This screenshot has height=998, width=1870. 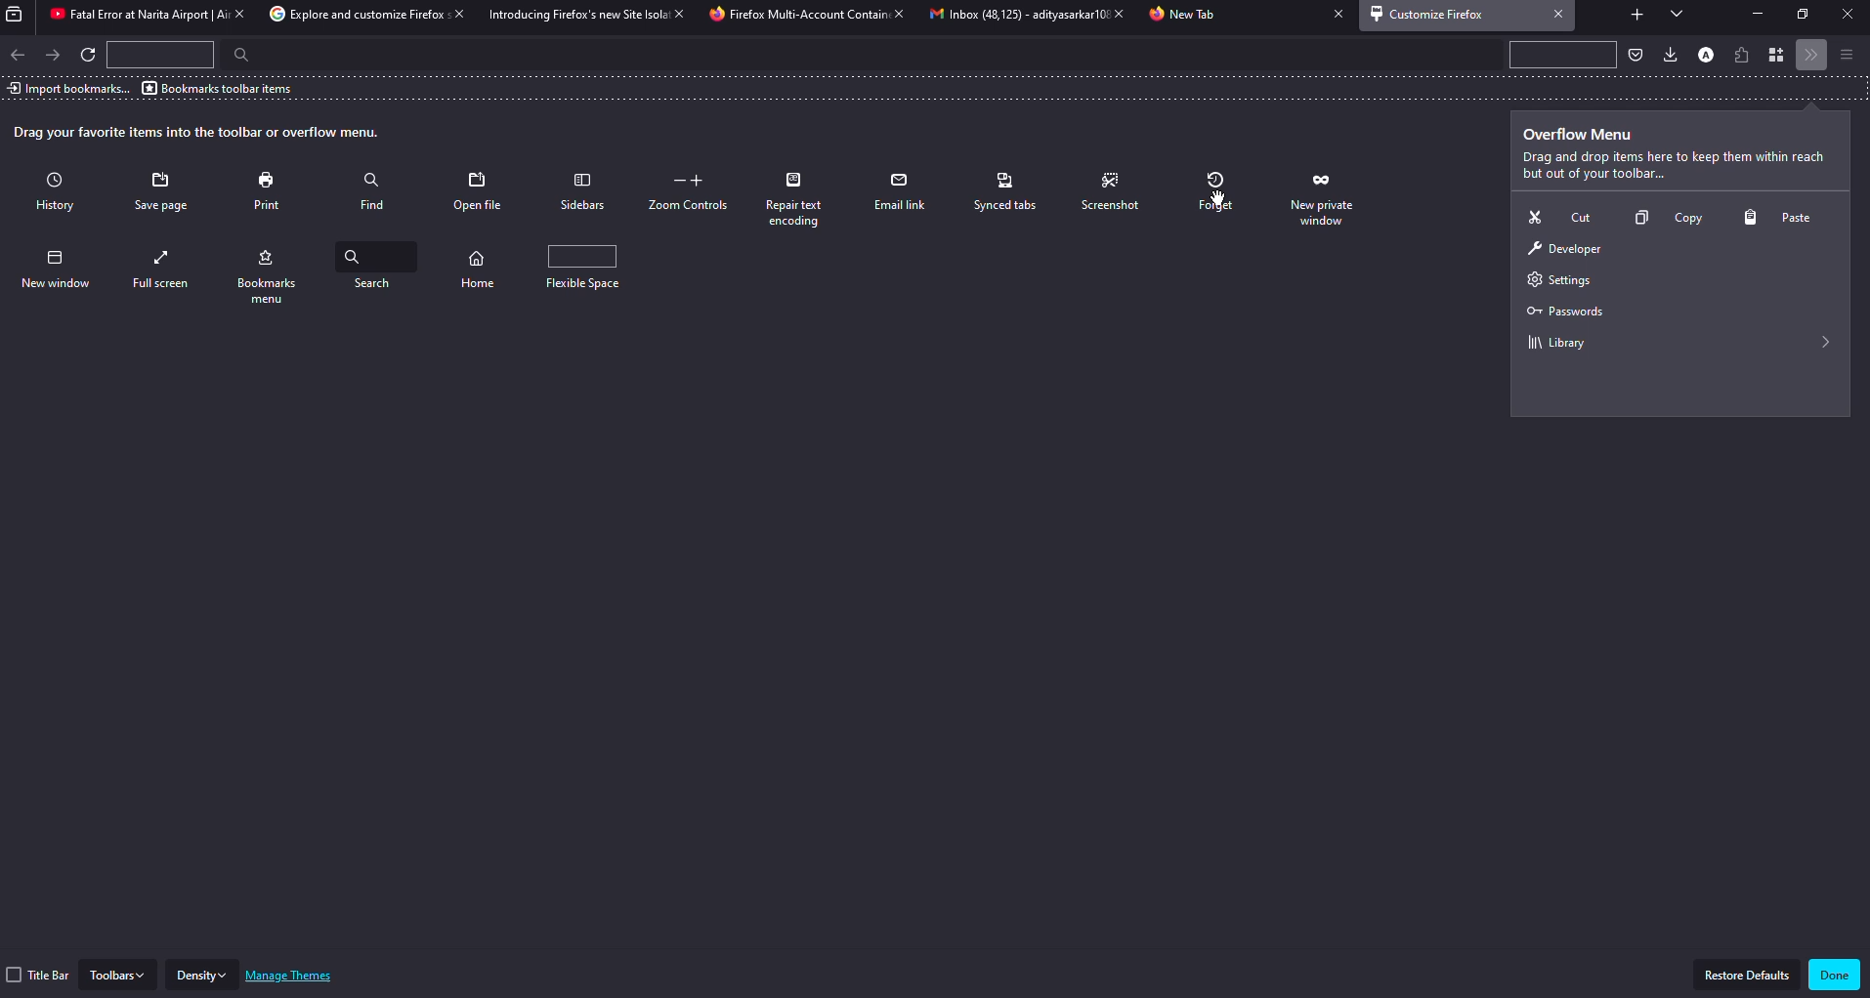 I want to click on manage themes, so click(x=294, y=976).